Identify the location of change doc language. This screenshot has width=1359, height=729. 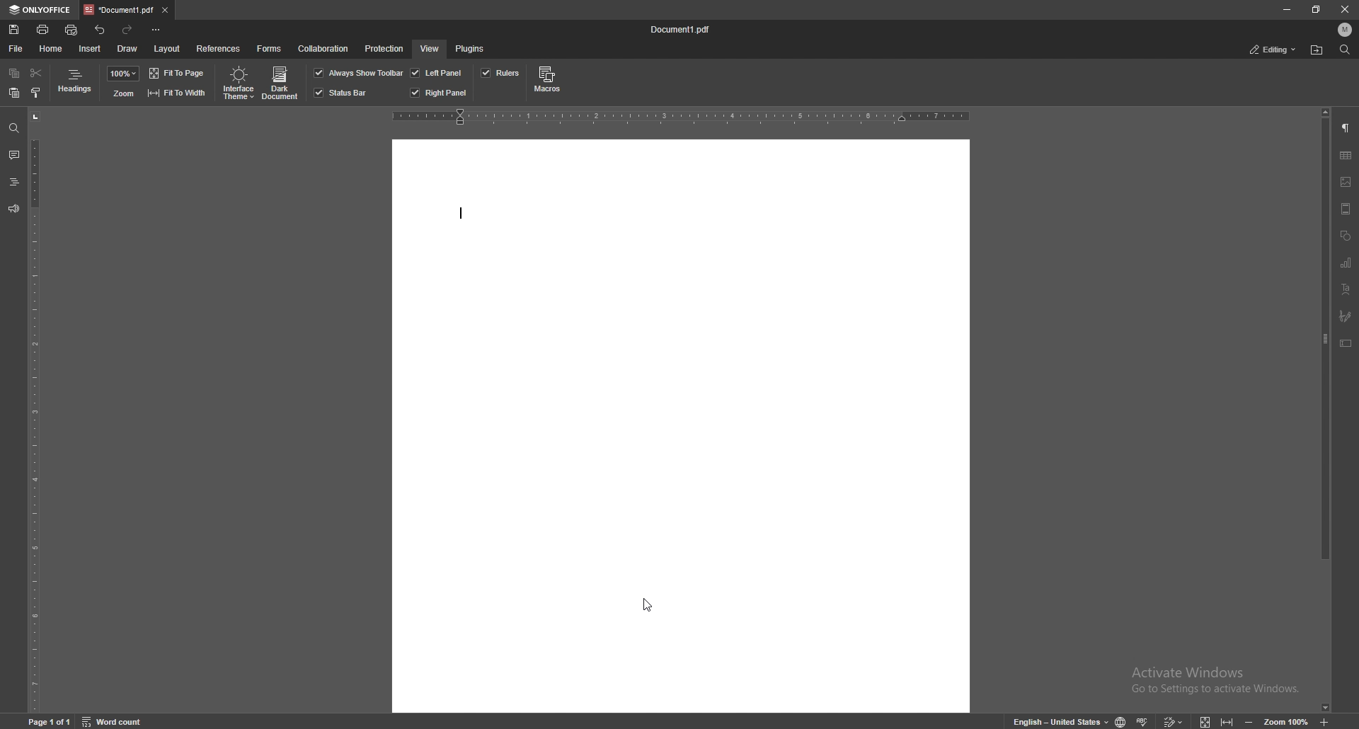
(1120, 721).